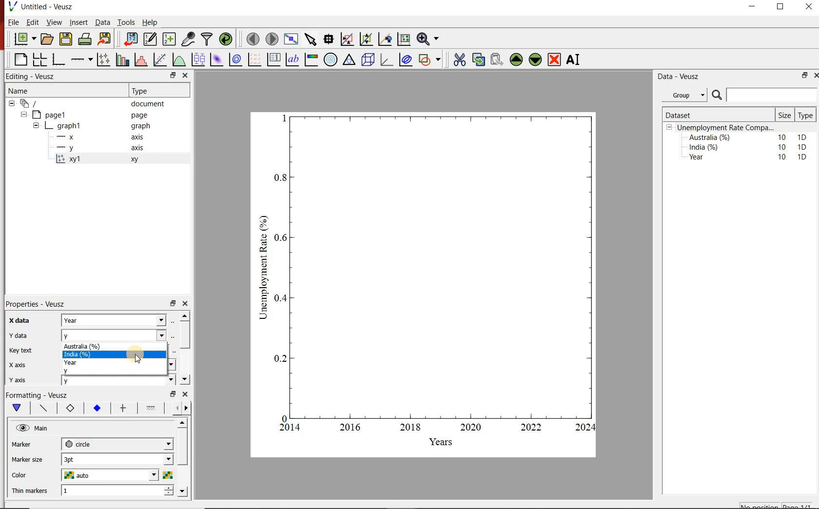 The width and height of the screenshot is (819, 509). Describe the element at coordinates (18, 365) in the screenshot. I see `x axis` at that location.